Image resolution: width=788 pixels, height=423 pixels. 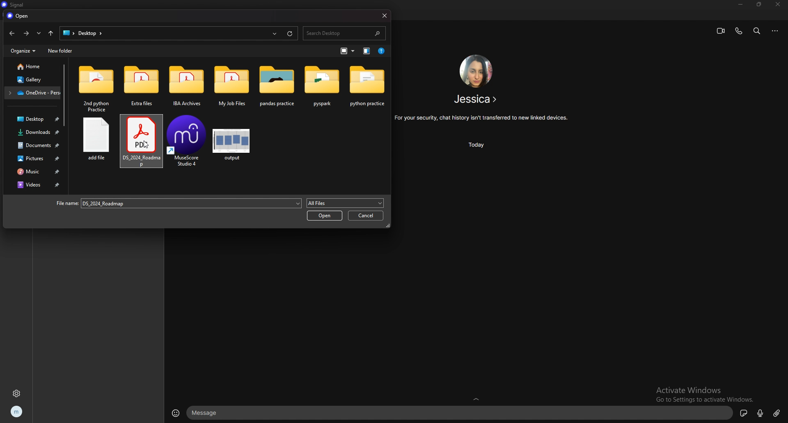 What do you see at coordinates (721, 31) in the screenshot?
I see `video call` at bounding box center [721, 31].